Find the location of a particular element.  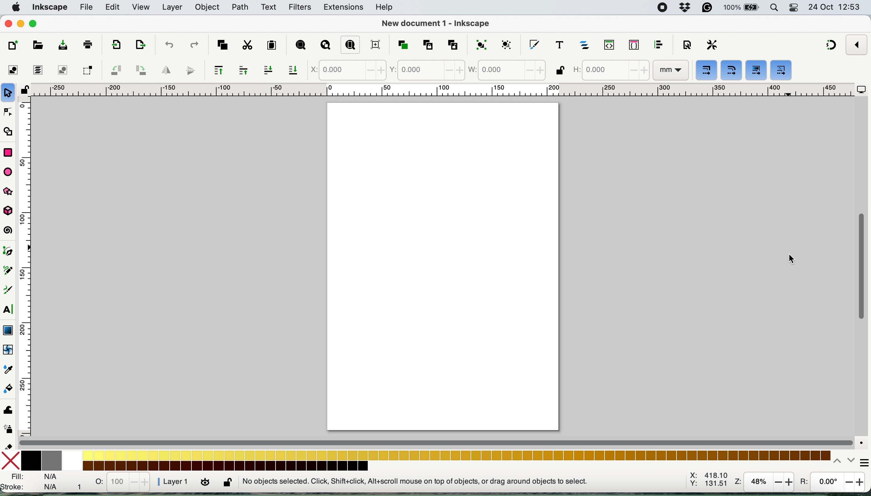

width is located at coordinates (506, 72).